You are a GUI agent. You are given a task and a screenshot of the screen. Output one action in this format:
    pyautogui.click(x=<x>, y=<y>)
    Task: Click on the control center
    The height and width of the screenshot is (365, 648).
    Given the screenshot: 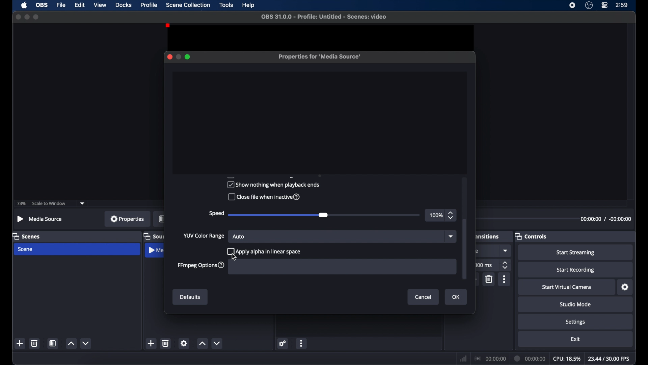 What is the action you would take?
    pyautogui.click(x=604, y=5)
    